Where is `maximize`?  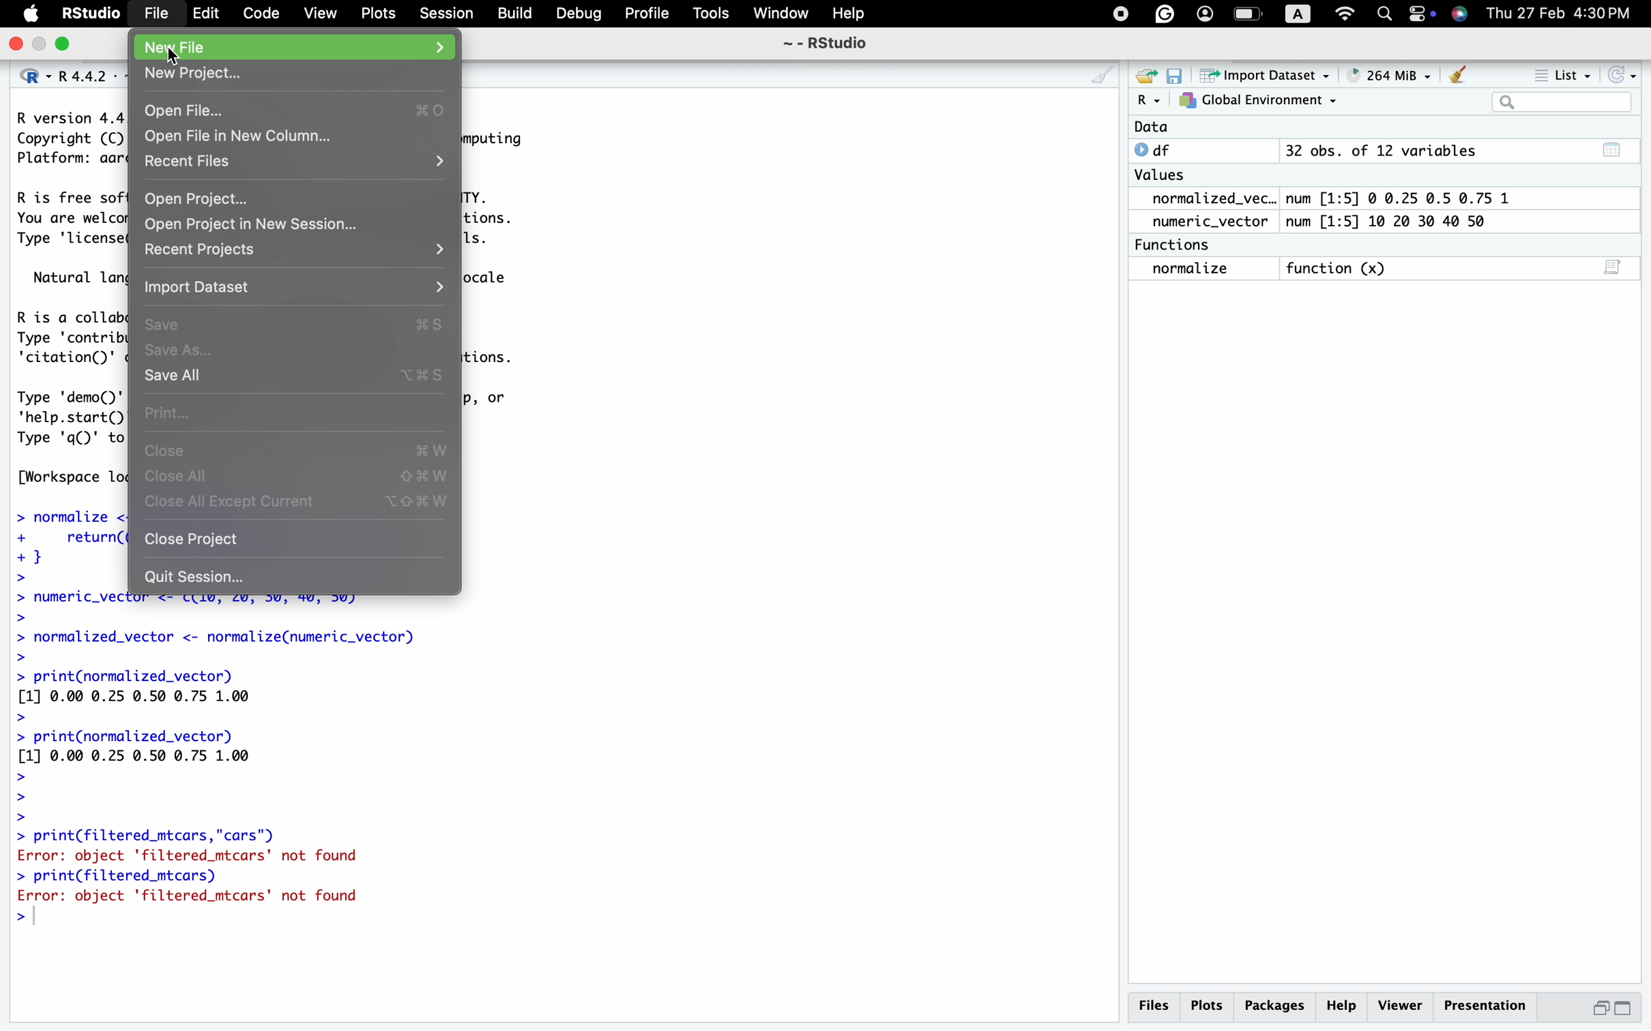 maximize is located at coordinates (1633, 1009).